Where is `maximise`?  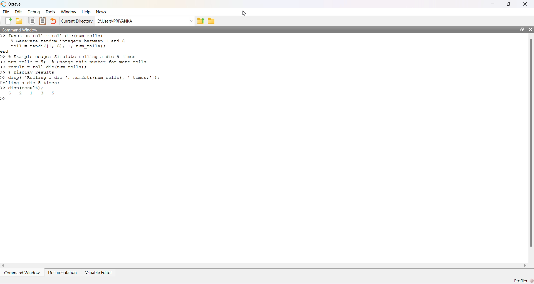
maximise is located at coordinates (509, 4).